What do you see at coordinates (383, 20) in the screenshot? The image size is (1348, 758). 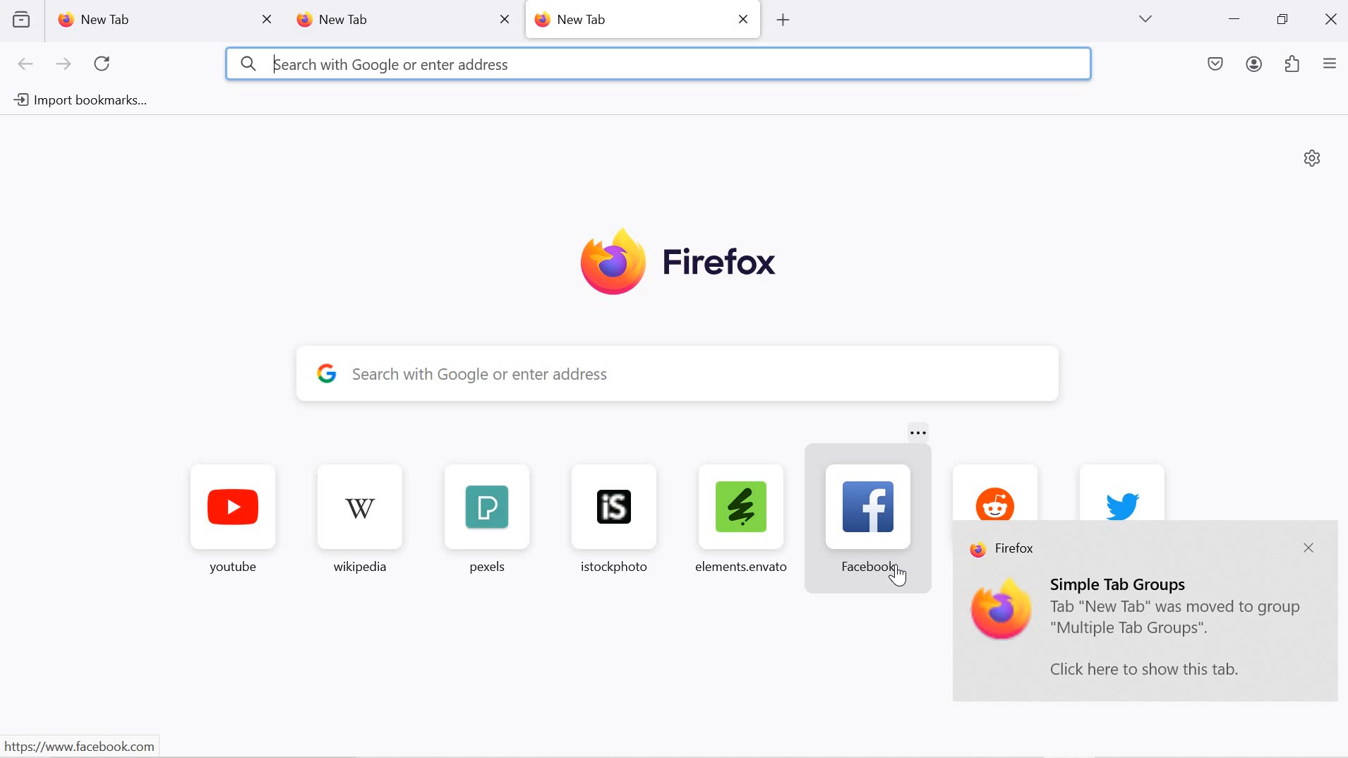 I see `new tab` at bounding box center [383, 20].